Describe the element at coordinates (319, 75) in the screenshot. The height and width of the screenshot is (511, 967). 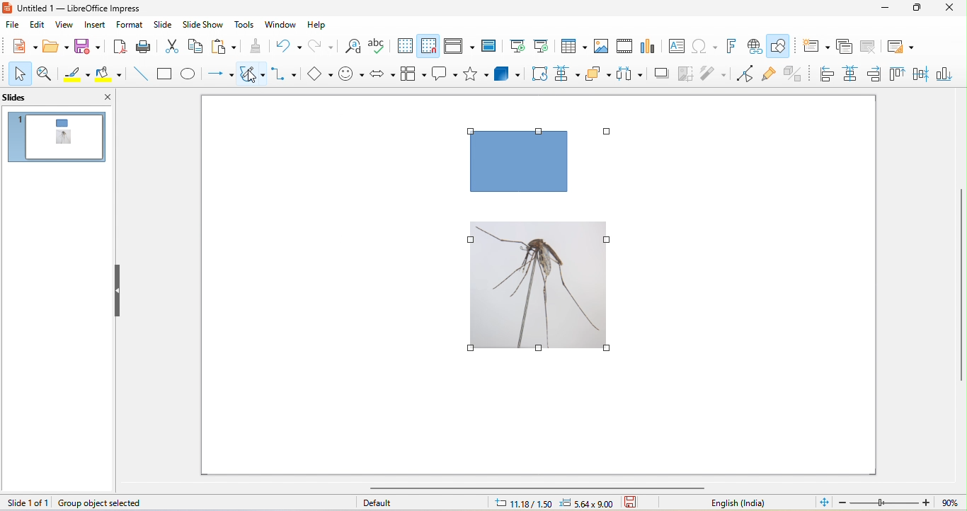
I see `basic shapes` at that location.